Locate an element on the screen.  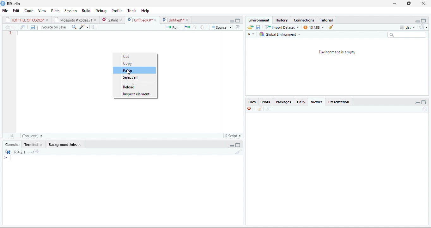
‘Connections is located at coordinates (304, 20).